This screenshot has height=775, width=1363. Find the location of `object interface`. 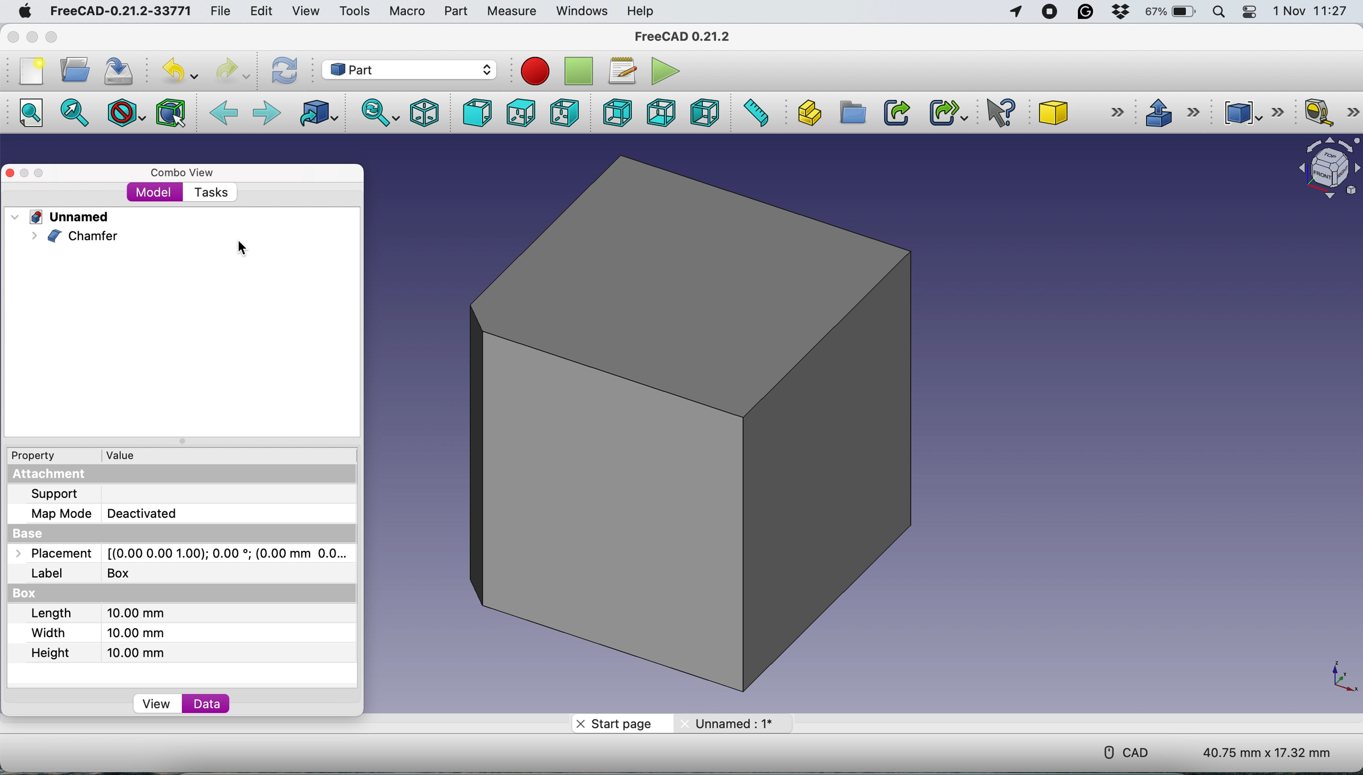

object interface is located at coordinates (1327, 169).